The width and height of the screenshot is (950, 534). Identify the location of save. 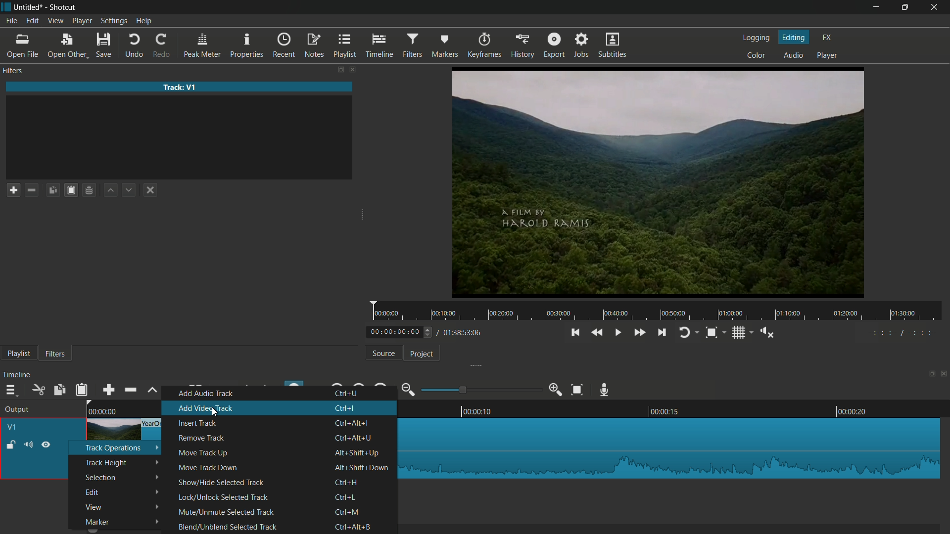
(103, 46).